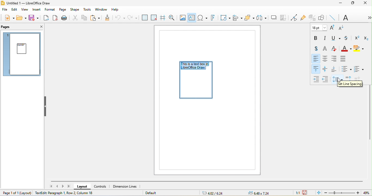 This screenshot has width=372, height=196. I want to click on pages, so click(7, 27).